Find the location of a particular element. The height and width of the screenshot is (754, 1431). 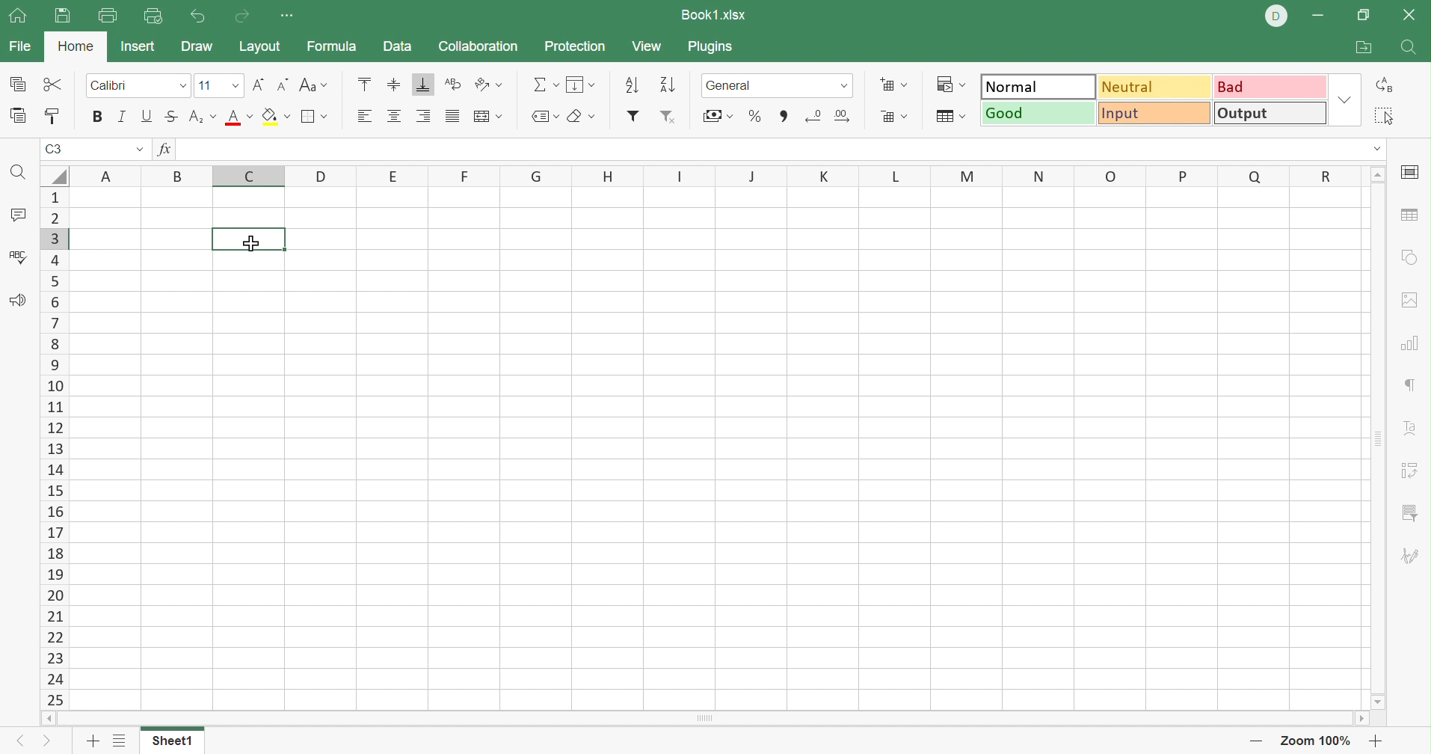

Summation is located at coordinates (543, 85).